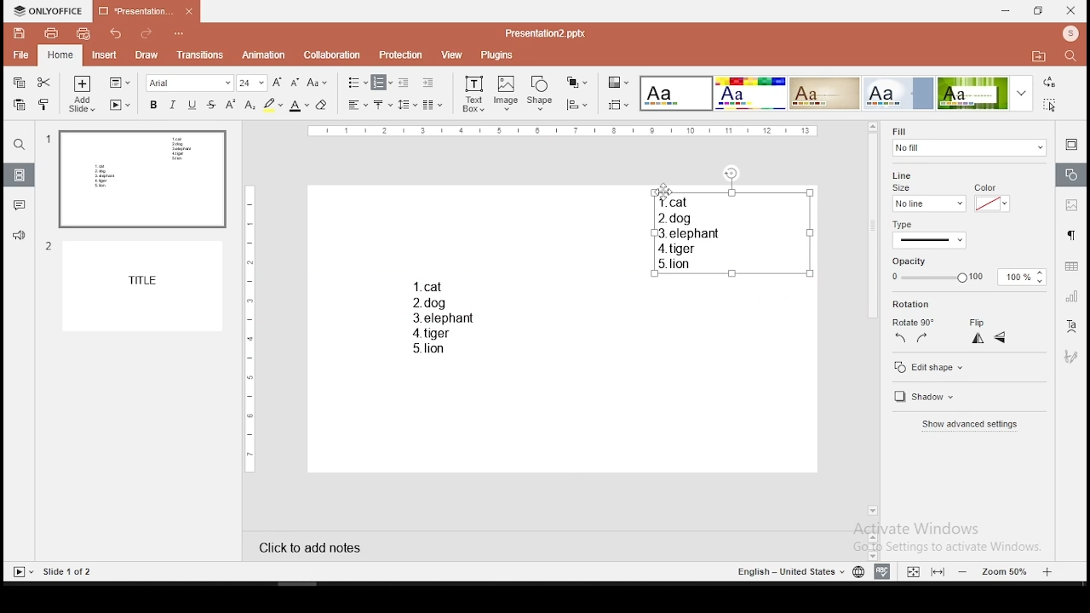  Describe the element at coordinates (147, 36) in the screenshot. I see `redo` at that location.